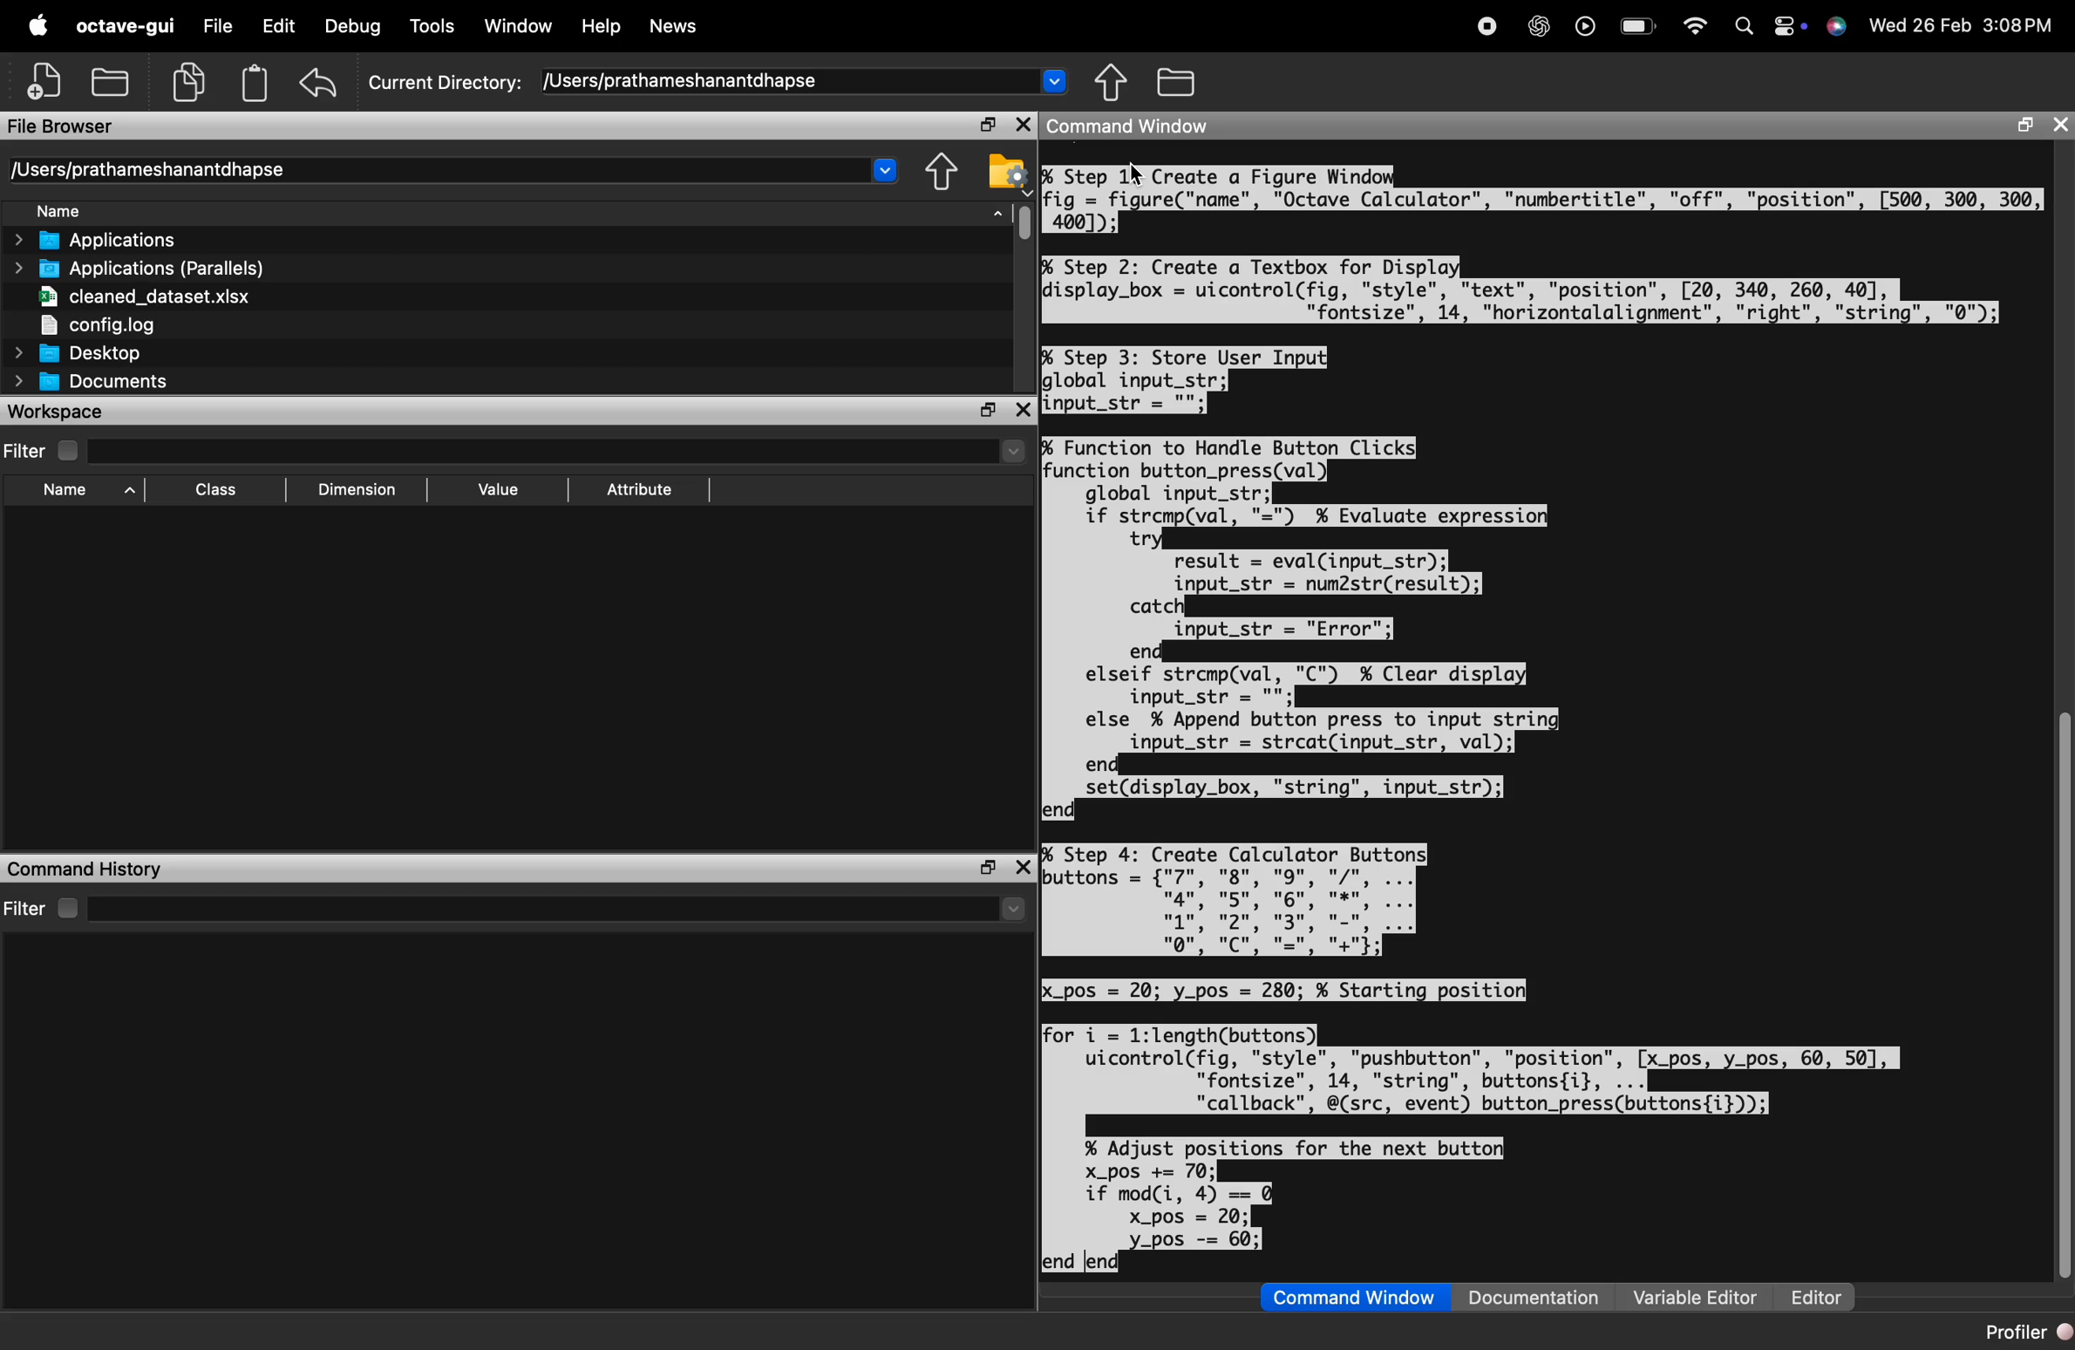 This screenshot has width=2075, height=1350. What do you see at coordinates (125, 28) in the screenshot?
I see `octave-gui` at bounding box center [125, 28].